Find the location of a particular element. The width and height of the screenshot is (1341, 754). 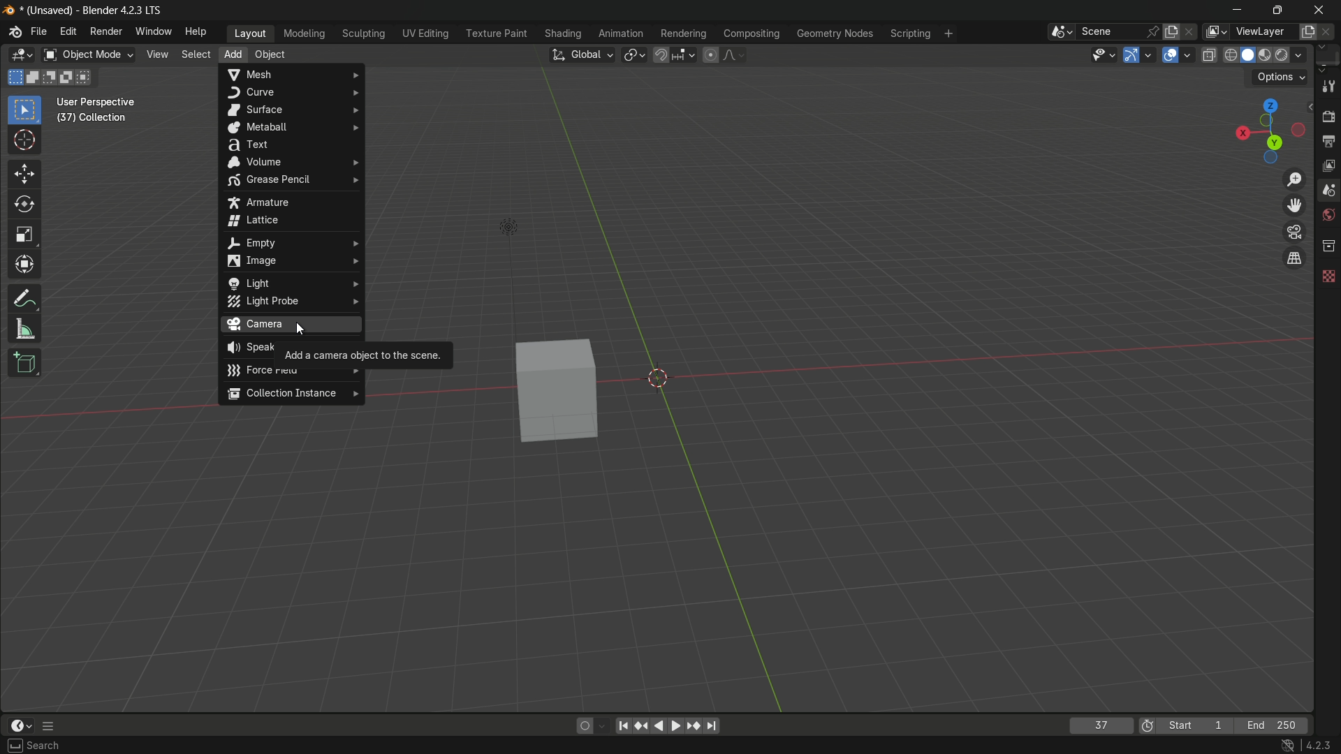

origin is located at coordinates (661, 379).